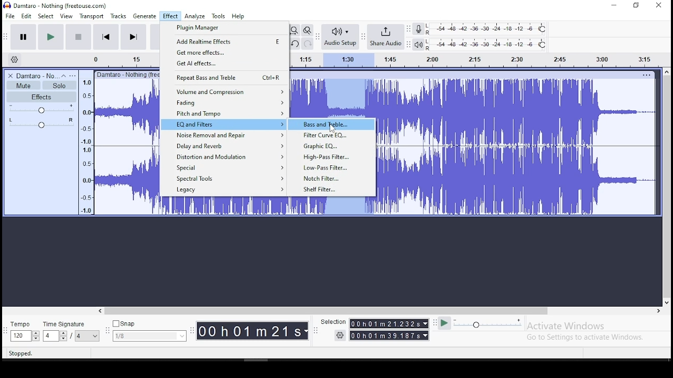  What do you see at coordinates (666, 301) in the screenshot?
I see `down` at bounding box center [666, 301].